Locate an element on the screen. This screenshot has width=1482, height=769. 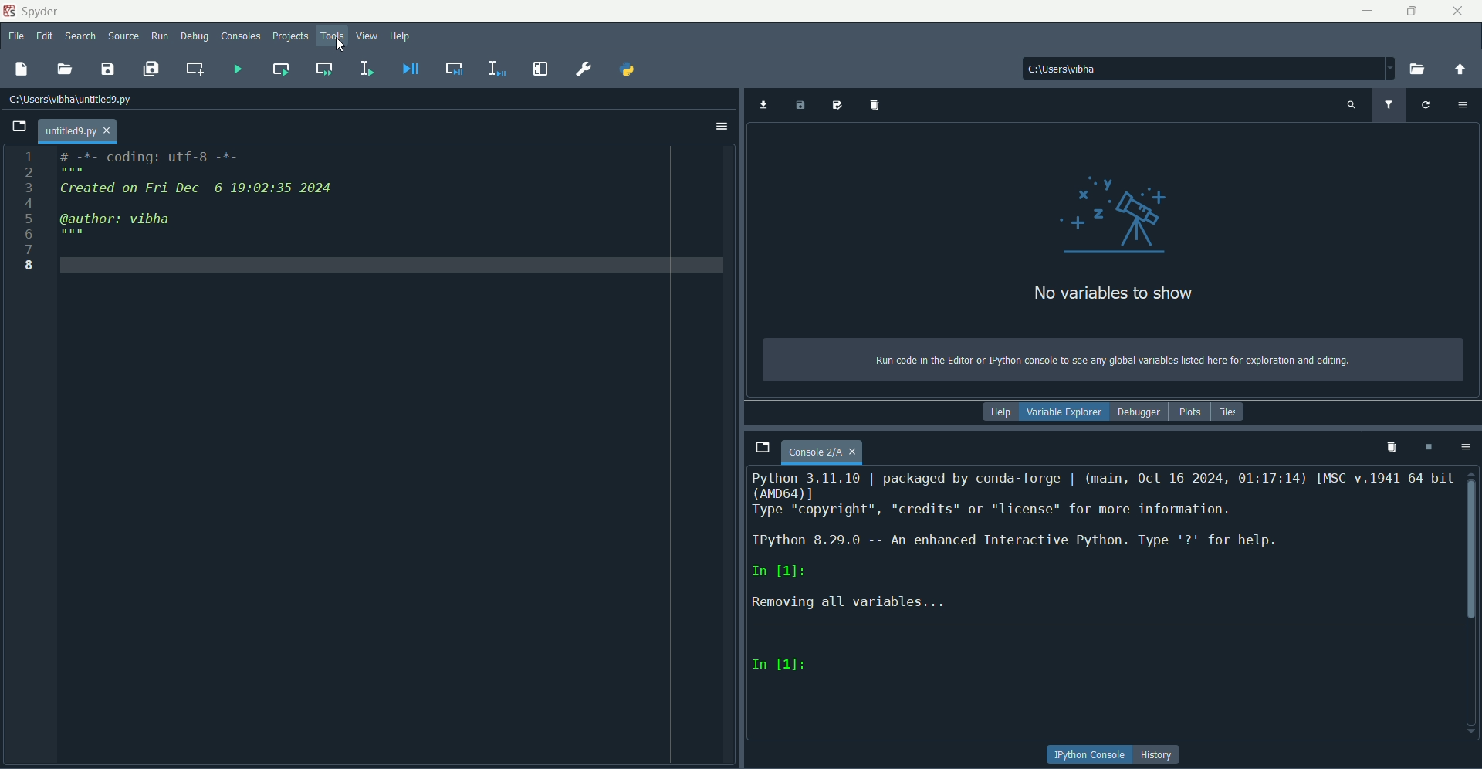
files is located at coordinates (1229, 412).